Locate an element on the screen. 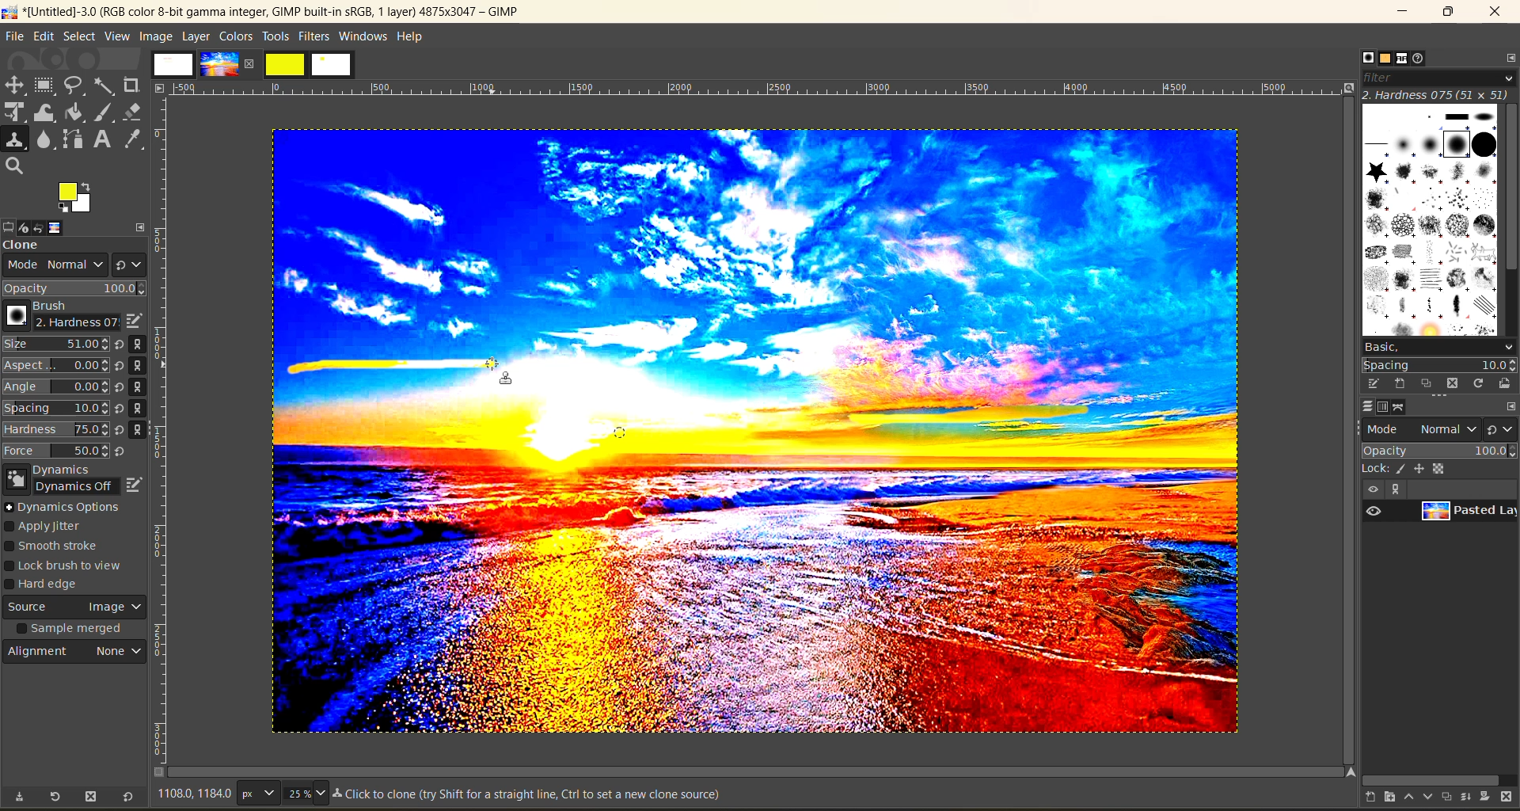 This screenshot has height=811, width=1520. basic is located at coordinates (1438, 346).